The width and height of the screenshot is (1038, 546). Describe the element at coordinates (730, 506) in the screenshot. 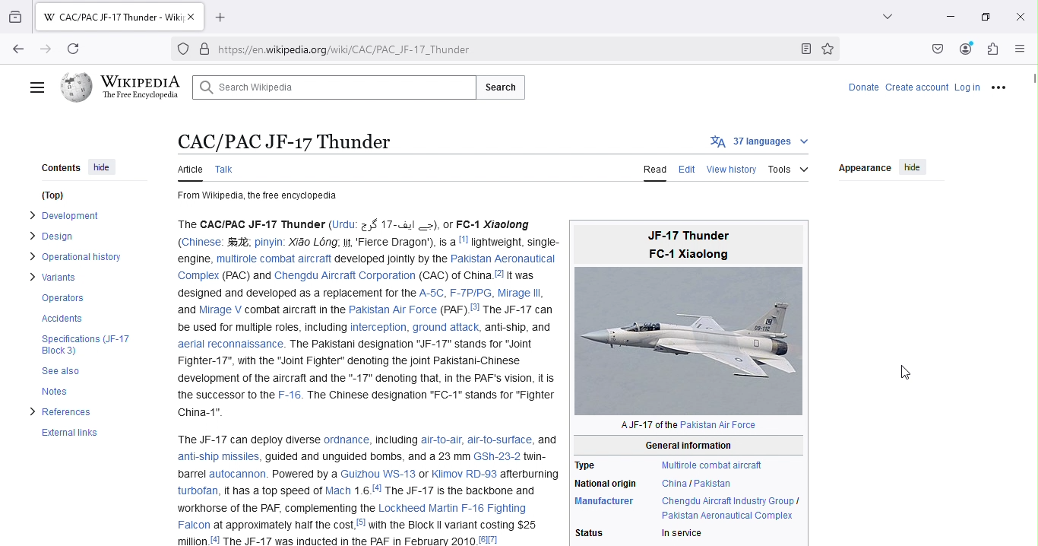

I see `Chengdu Aircraft Industry Group /
Pakistan Aeronautical Complex` at that location.